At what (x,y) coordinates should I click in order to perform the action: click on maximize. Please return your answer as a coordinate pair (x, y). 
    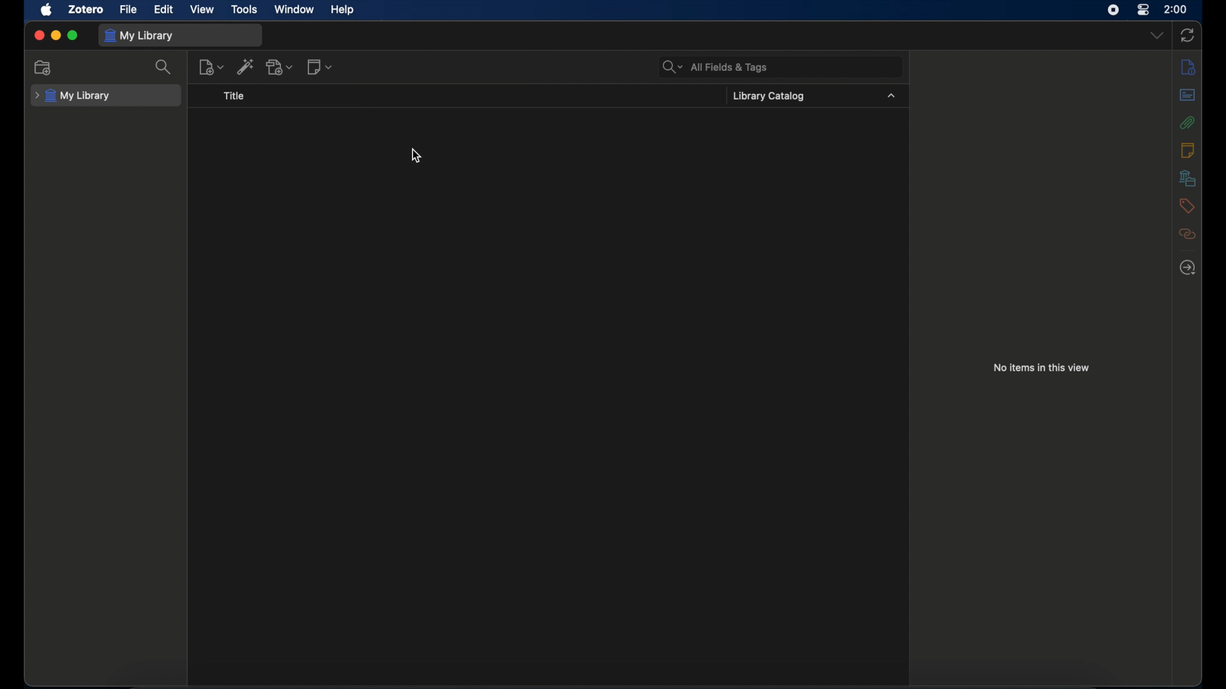
    Looking at the image, I should click on (72, 34).